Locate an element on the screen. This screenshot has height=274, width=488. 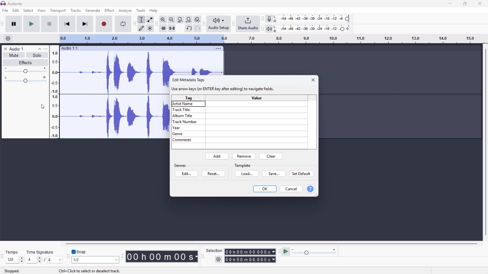
minimize is located at coordinates (450, 4).